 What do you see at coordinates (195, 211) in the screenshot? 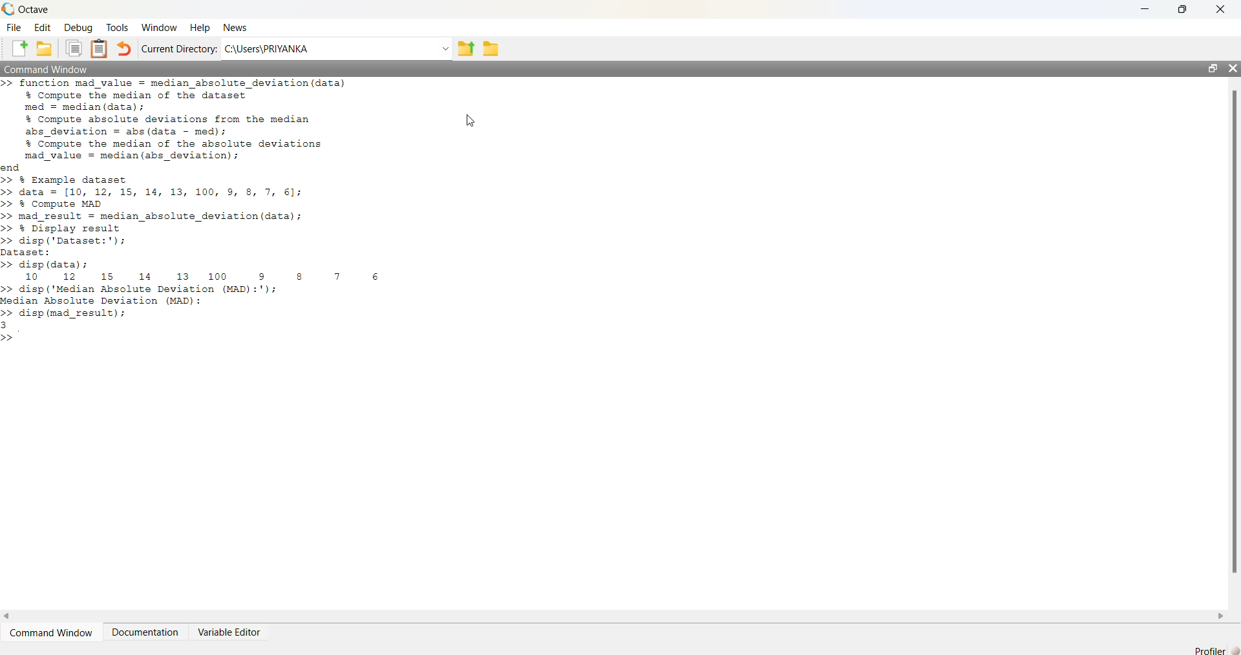
I see `>> function mad value = median_absolute_deviation(data)
% Compute the median of the dataset
med = median (data);
% Compute absolute deviations from the median
abs_deviation = abs (data - med);
% Compute the median of the absolute deviations
mad_value = median (abs_deviation);
end
>> % Example dataset
>> data = [10, 12, 15, 14, 13, 100, 9, 8, 7, 61;
>> % Compute MAD
>> mad_result = median_absolute_deviation (data);
>> % Display result
>> disp ('Dataset:');
Dataset:
>> disp (data) ;
10 12 15 14 13 100 9 8 7 6
>> disp ('Median Absolute Deviation (MAD):');
Median Absolute Deviation (MAD):
>> disp (mad_result);
3
>>` at bounding box center [195, 211].